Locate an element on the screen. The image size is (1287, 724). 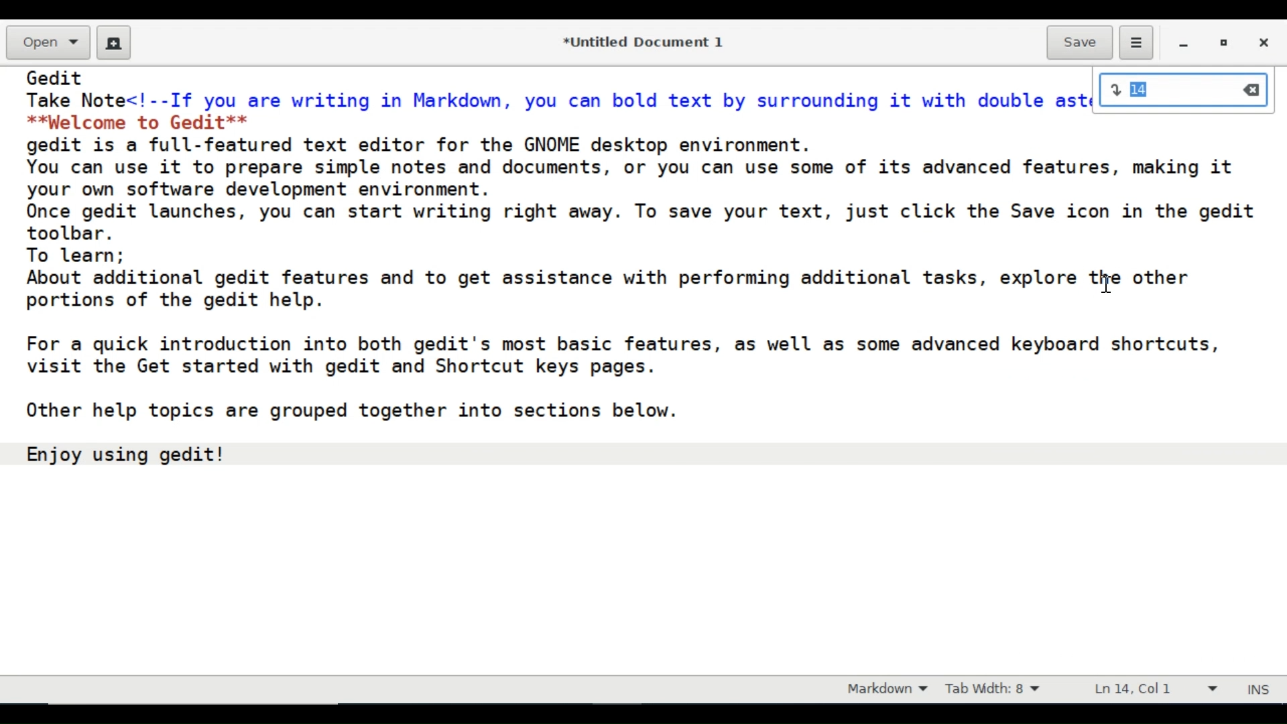
Once gedit launches, you can start writing right away. To save your text, just click the Save icon in the gedit toolbar. is located at coordinates (648, 222).